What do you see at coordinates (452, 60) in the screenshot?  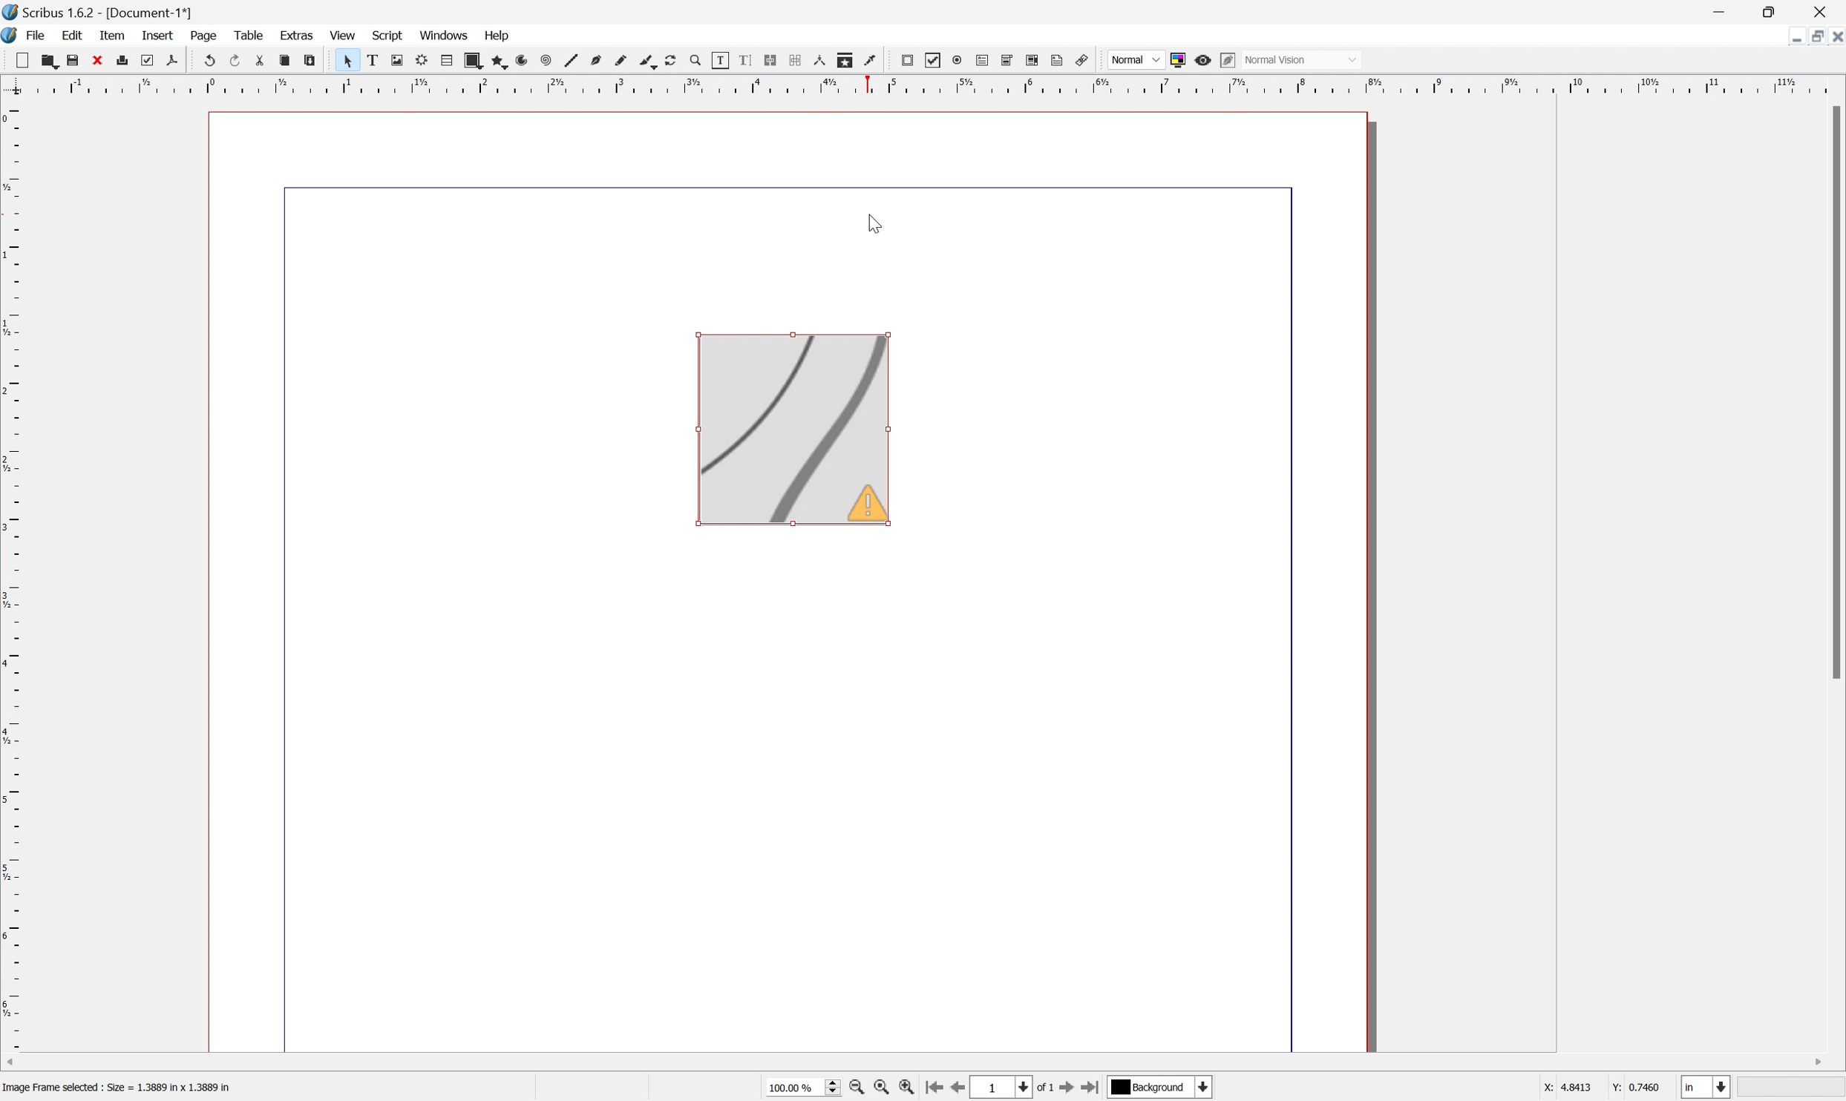 I see `Table` at bounding box center [452, 60].